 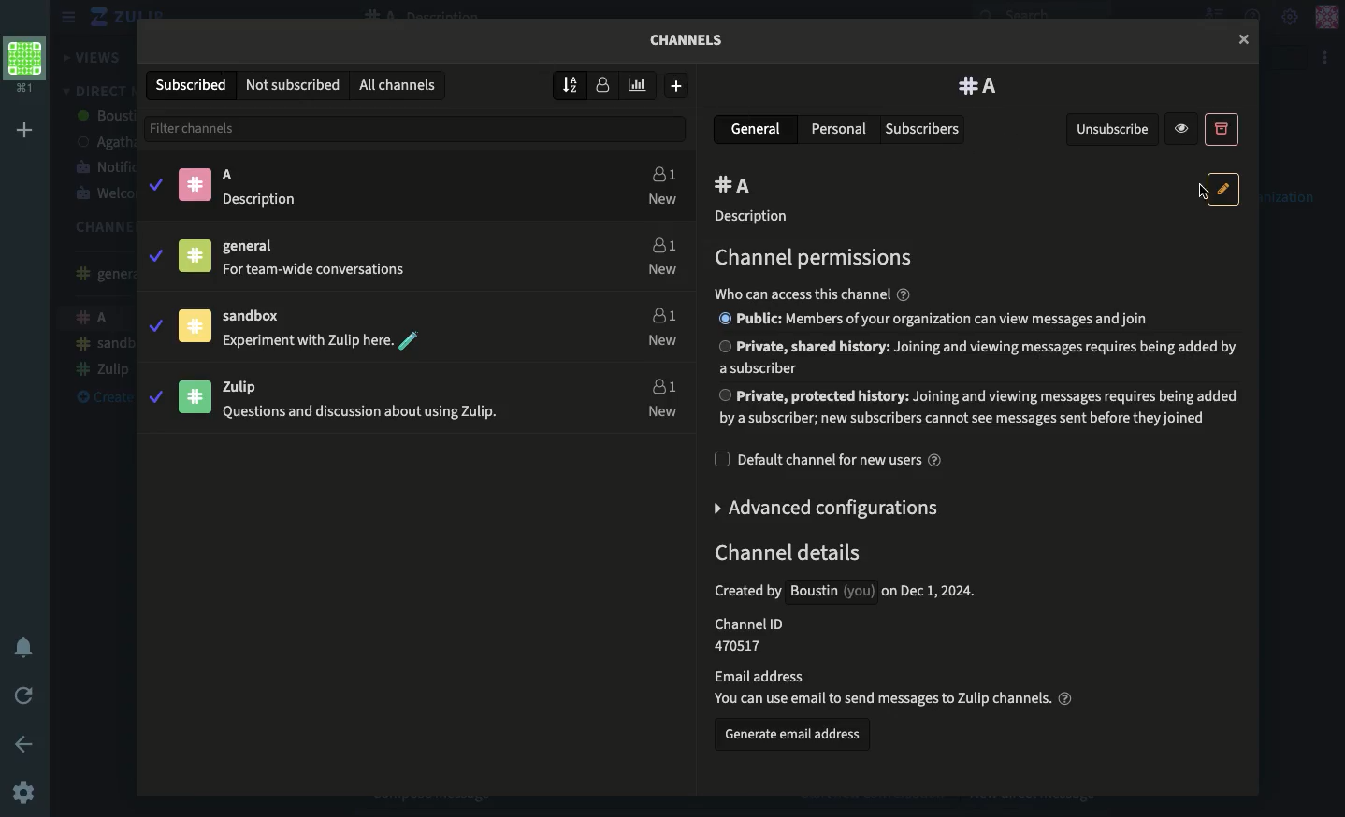 What do you see at coordinates (1326, 18) in the screenshot?
I see `Profile` at bounding box center [1326, 18].